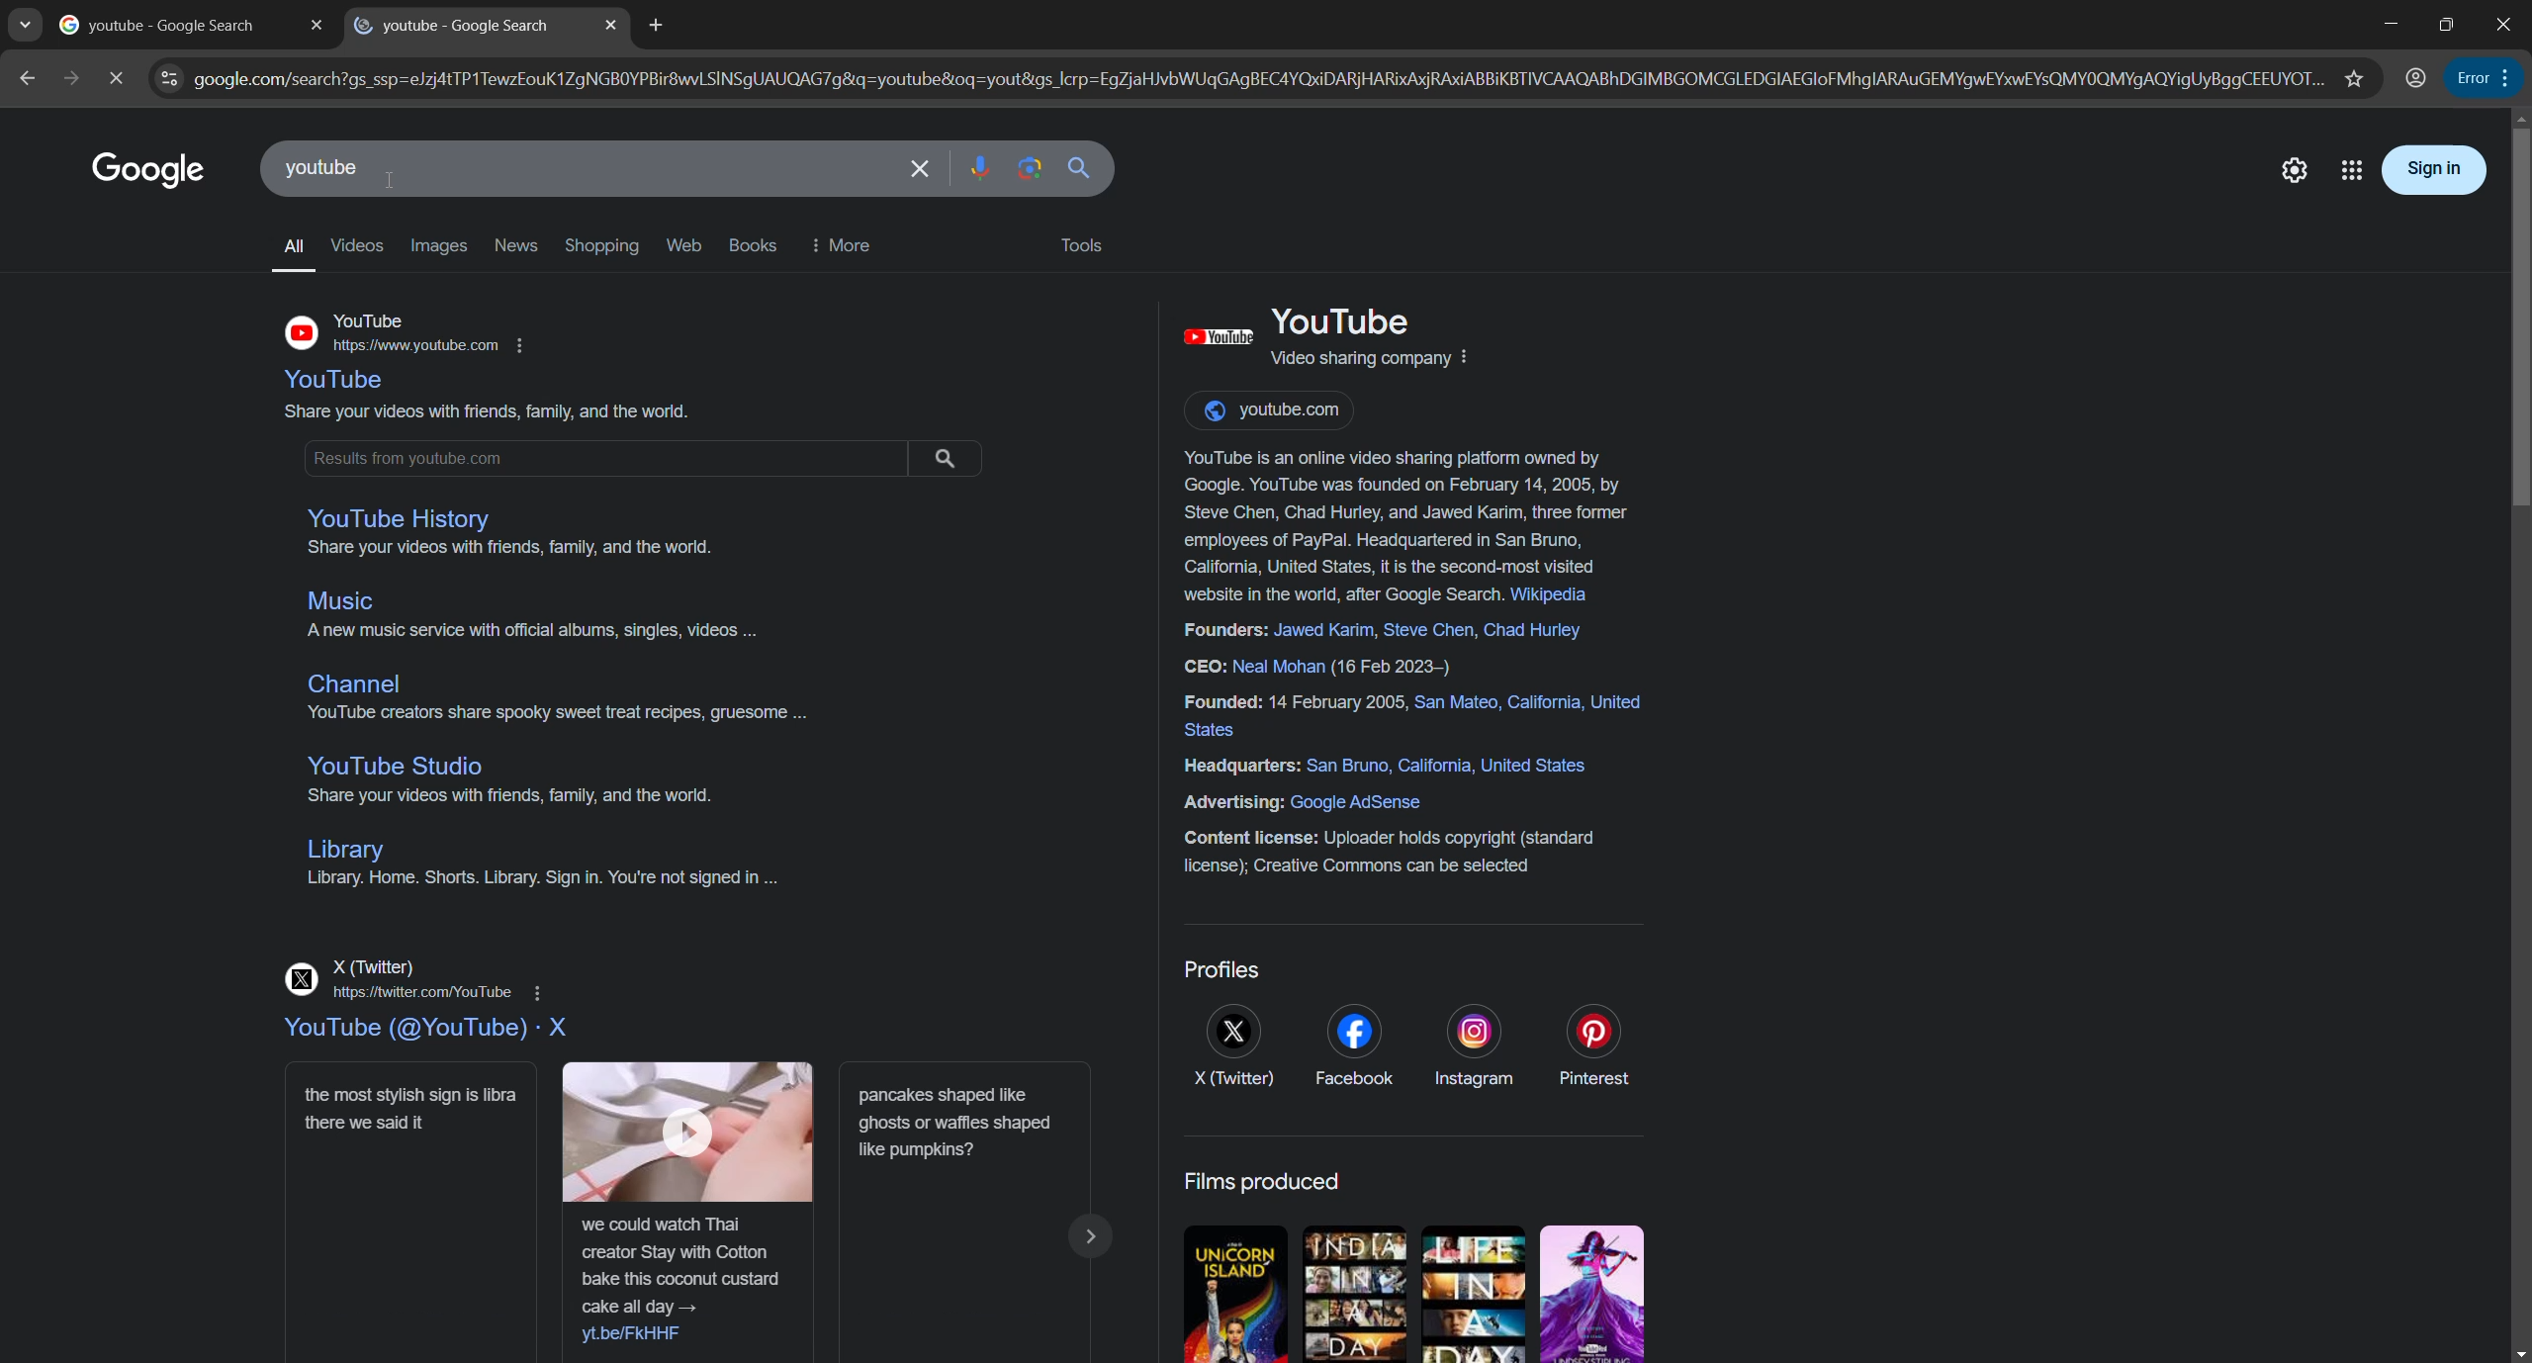 The image size is (2532, 1363). I want to click on maximize or restore, so click(2444, 24).